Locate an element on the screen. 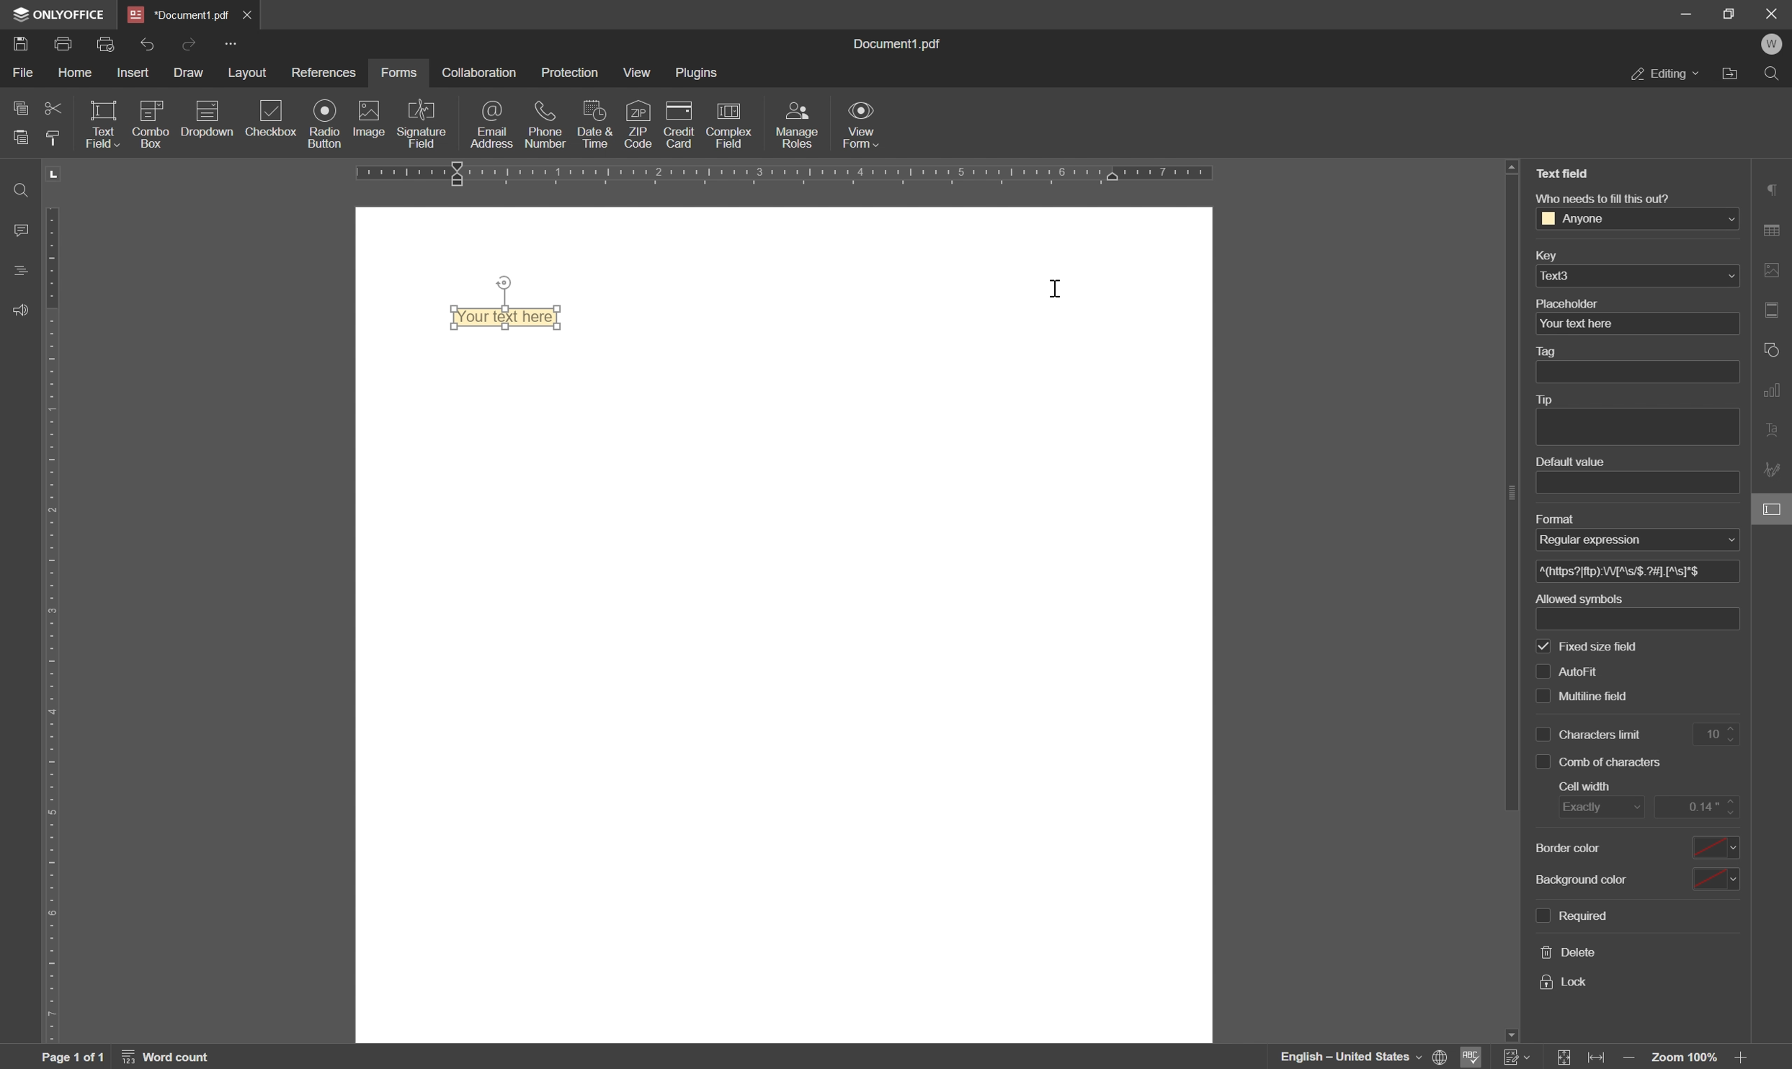 Image resolution: width=1792 pixels, height=1069 pixels. header & footer is located at coordinates (1775, 310).